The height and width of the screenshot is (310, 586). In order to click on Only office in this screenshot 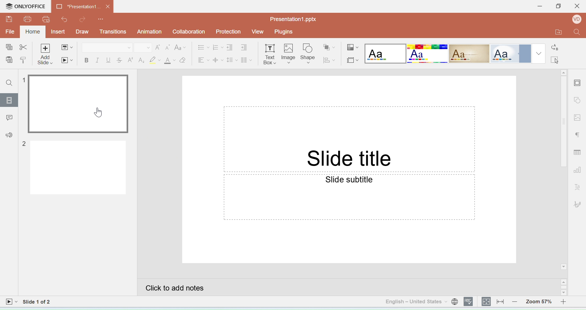, I will do `click(26, 7)`.